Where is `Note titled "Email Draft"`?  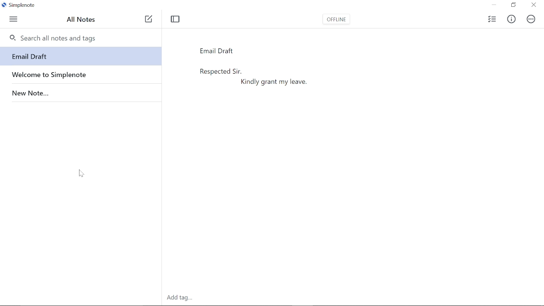
Note titled "Email Draft" is located at coordinates (79, 57).